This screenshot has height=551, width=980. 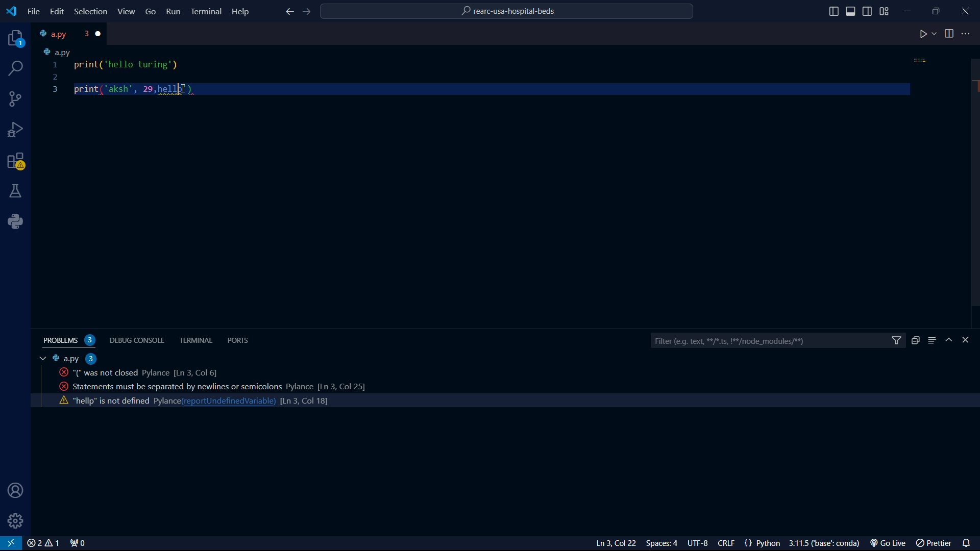 I want to click on toggle sidebar, so click(x=834, y=12).